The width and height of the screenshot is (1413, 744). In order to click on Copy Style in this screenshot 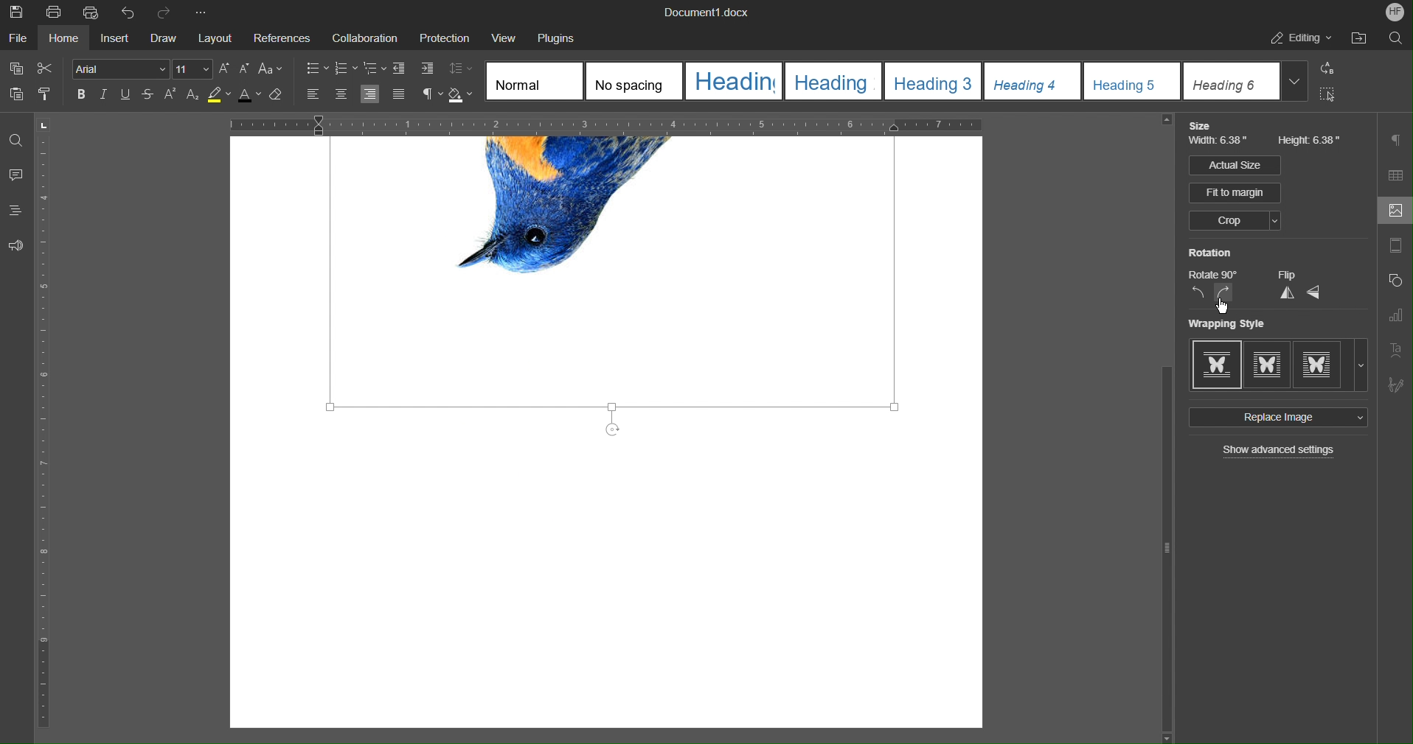, I will do `click(47, 94)`.